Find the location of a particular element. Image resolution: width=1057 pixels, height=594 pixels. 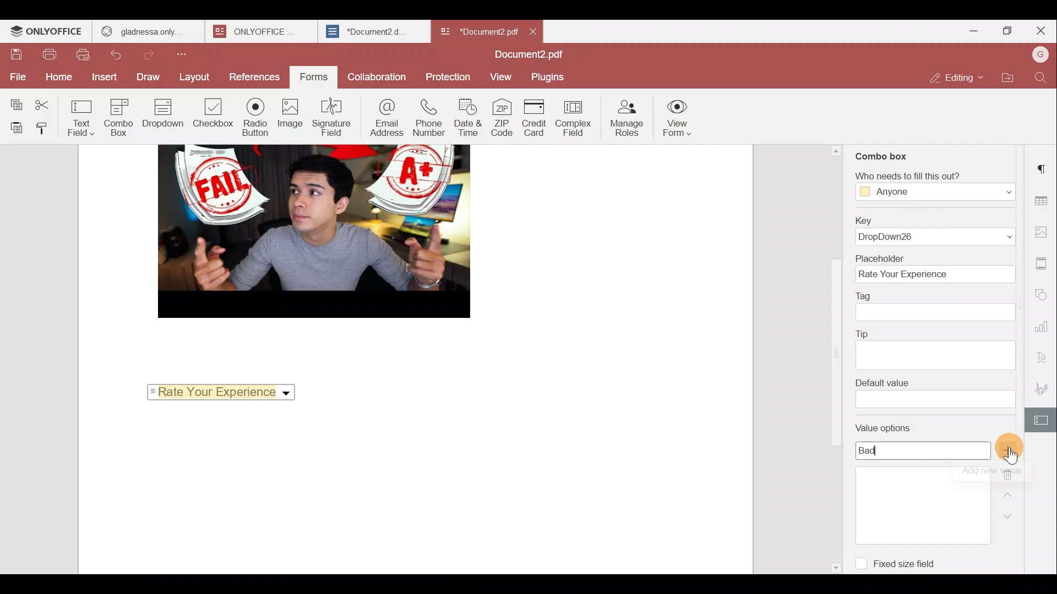

Copy style is located at coordinates (47, 128).